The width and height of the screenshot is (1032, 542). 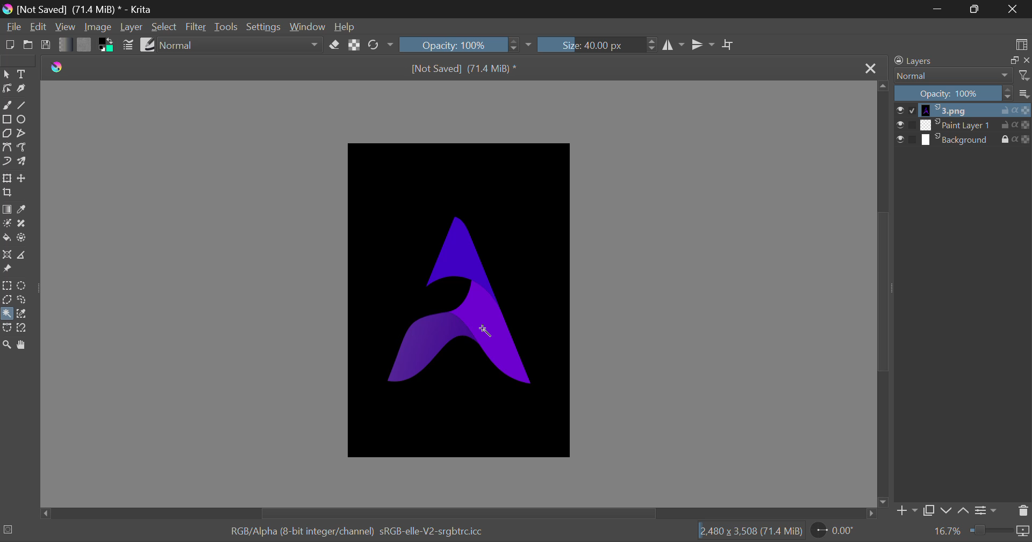 What do you see at coordinates (6, 342) in the screenshot?
I see `Zoom` at bounding box center [6, 342].